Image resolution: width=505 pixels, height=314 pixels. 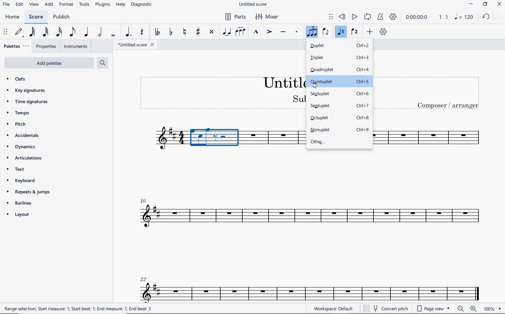 What do you see at coordinates (427, 18) in the screenshot?
I see `PLAY SPEED` at bounding box center [427, 18].